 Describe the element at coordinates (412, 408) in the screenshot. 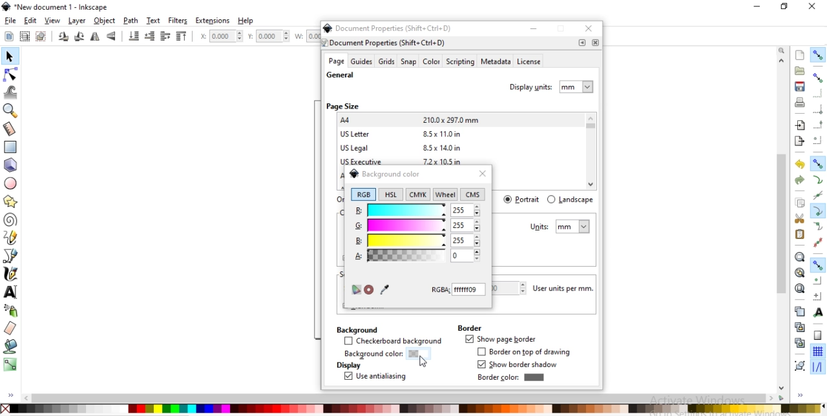

I see `color` at that location.